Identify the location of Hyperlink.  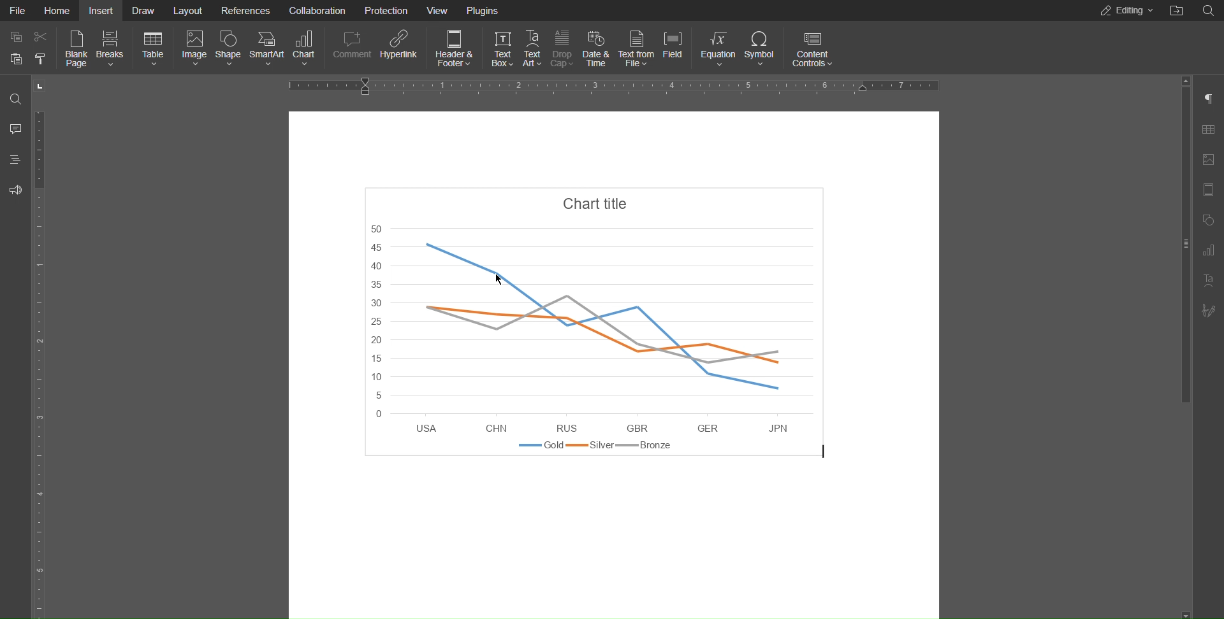
(400, 48).